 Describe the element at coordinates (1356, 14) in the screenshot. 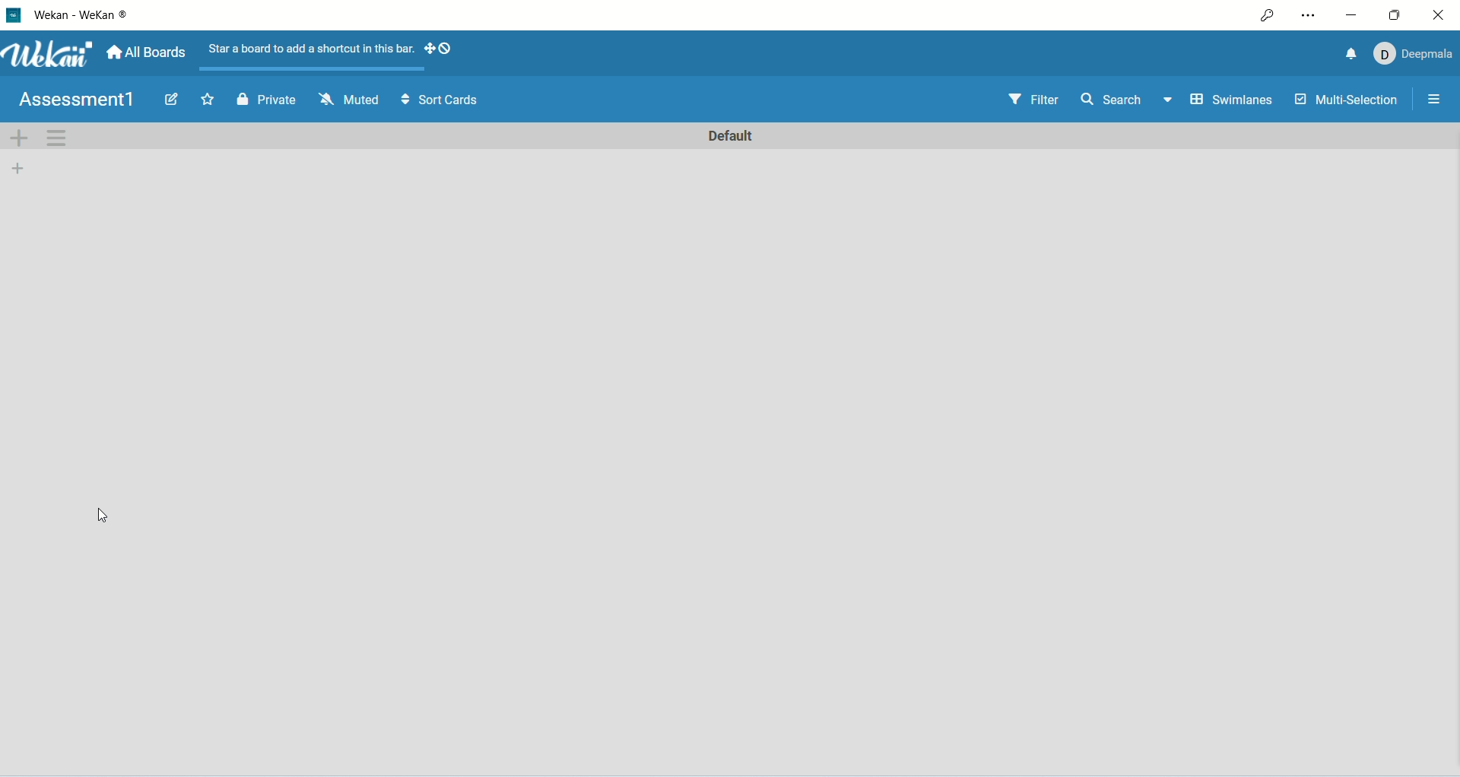

I see `minimize` at that location.